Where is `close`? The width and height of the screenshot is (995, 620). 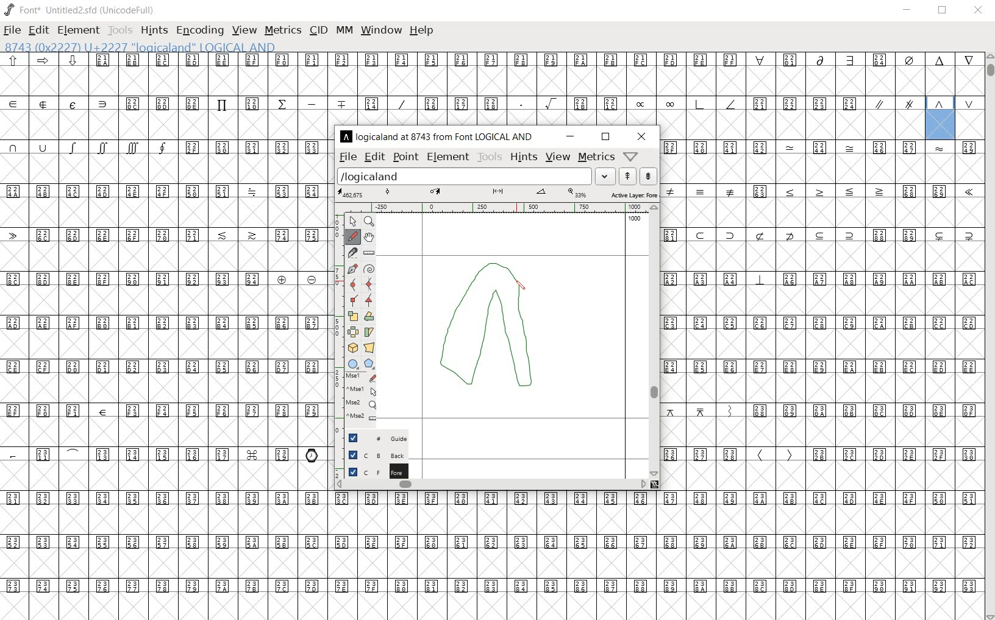
close is located at coordinates (980, 10).